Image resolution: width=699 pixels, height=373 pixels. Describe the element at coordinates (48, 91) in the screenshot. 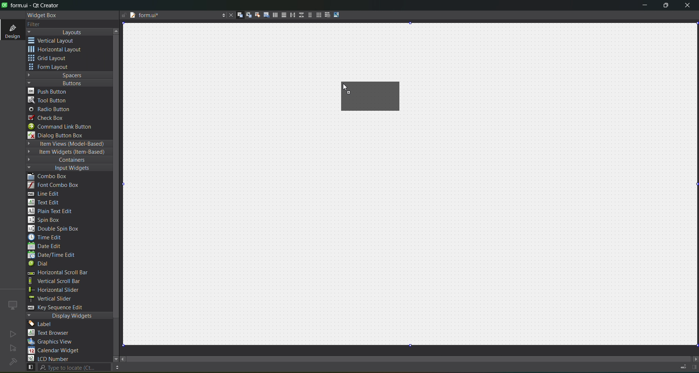

I see `push` at that location.